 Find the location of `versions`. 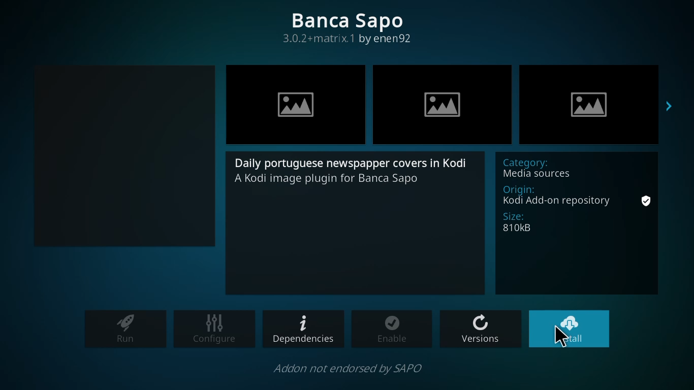

versions is located at coordinates (480, 329).